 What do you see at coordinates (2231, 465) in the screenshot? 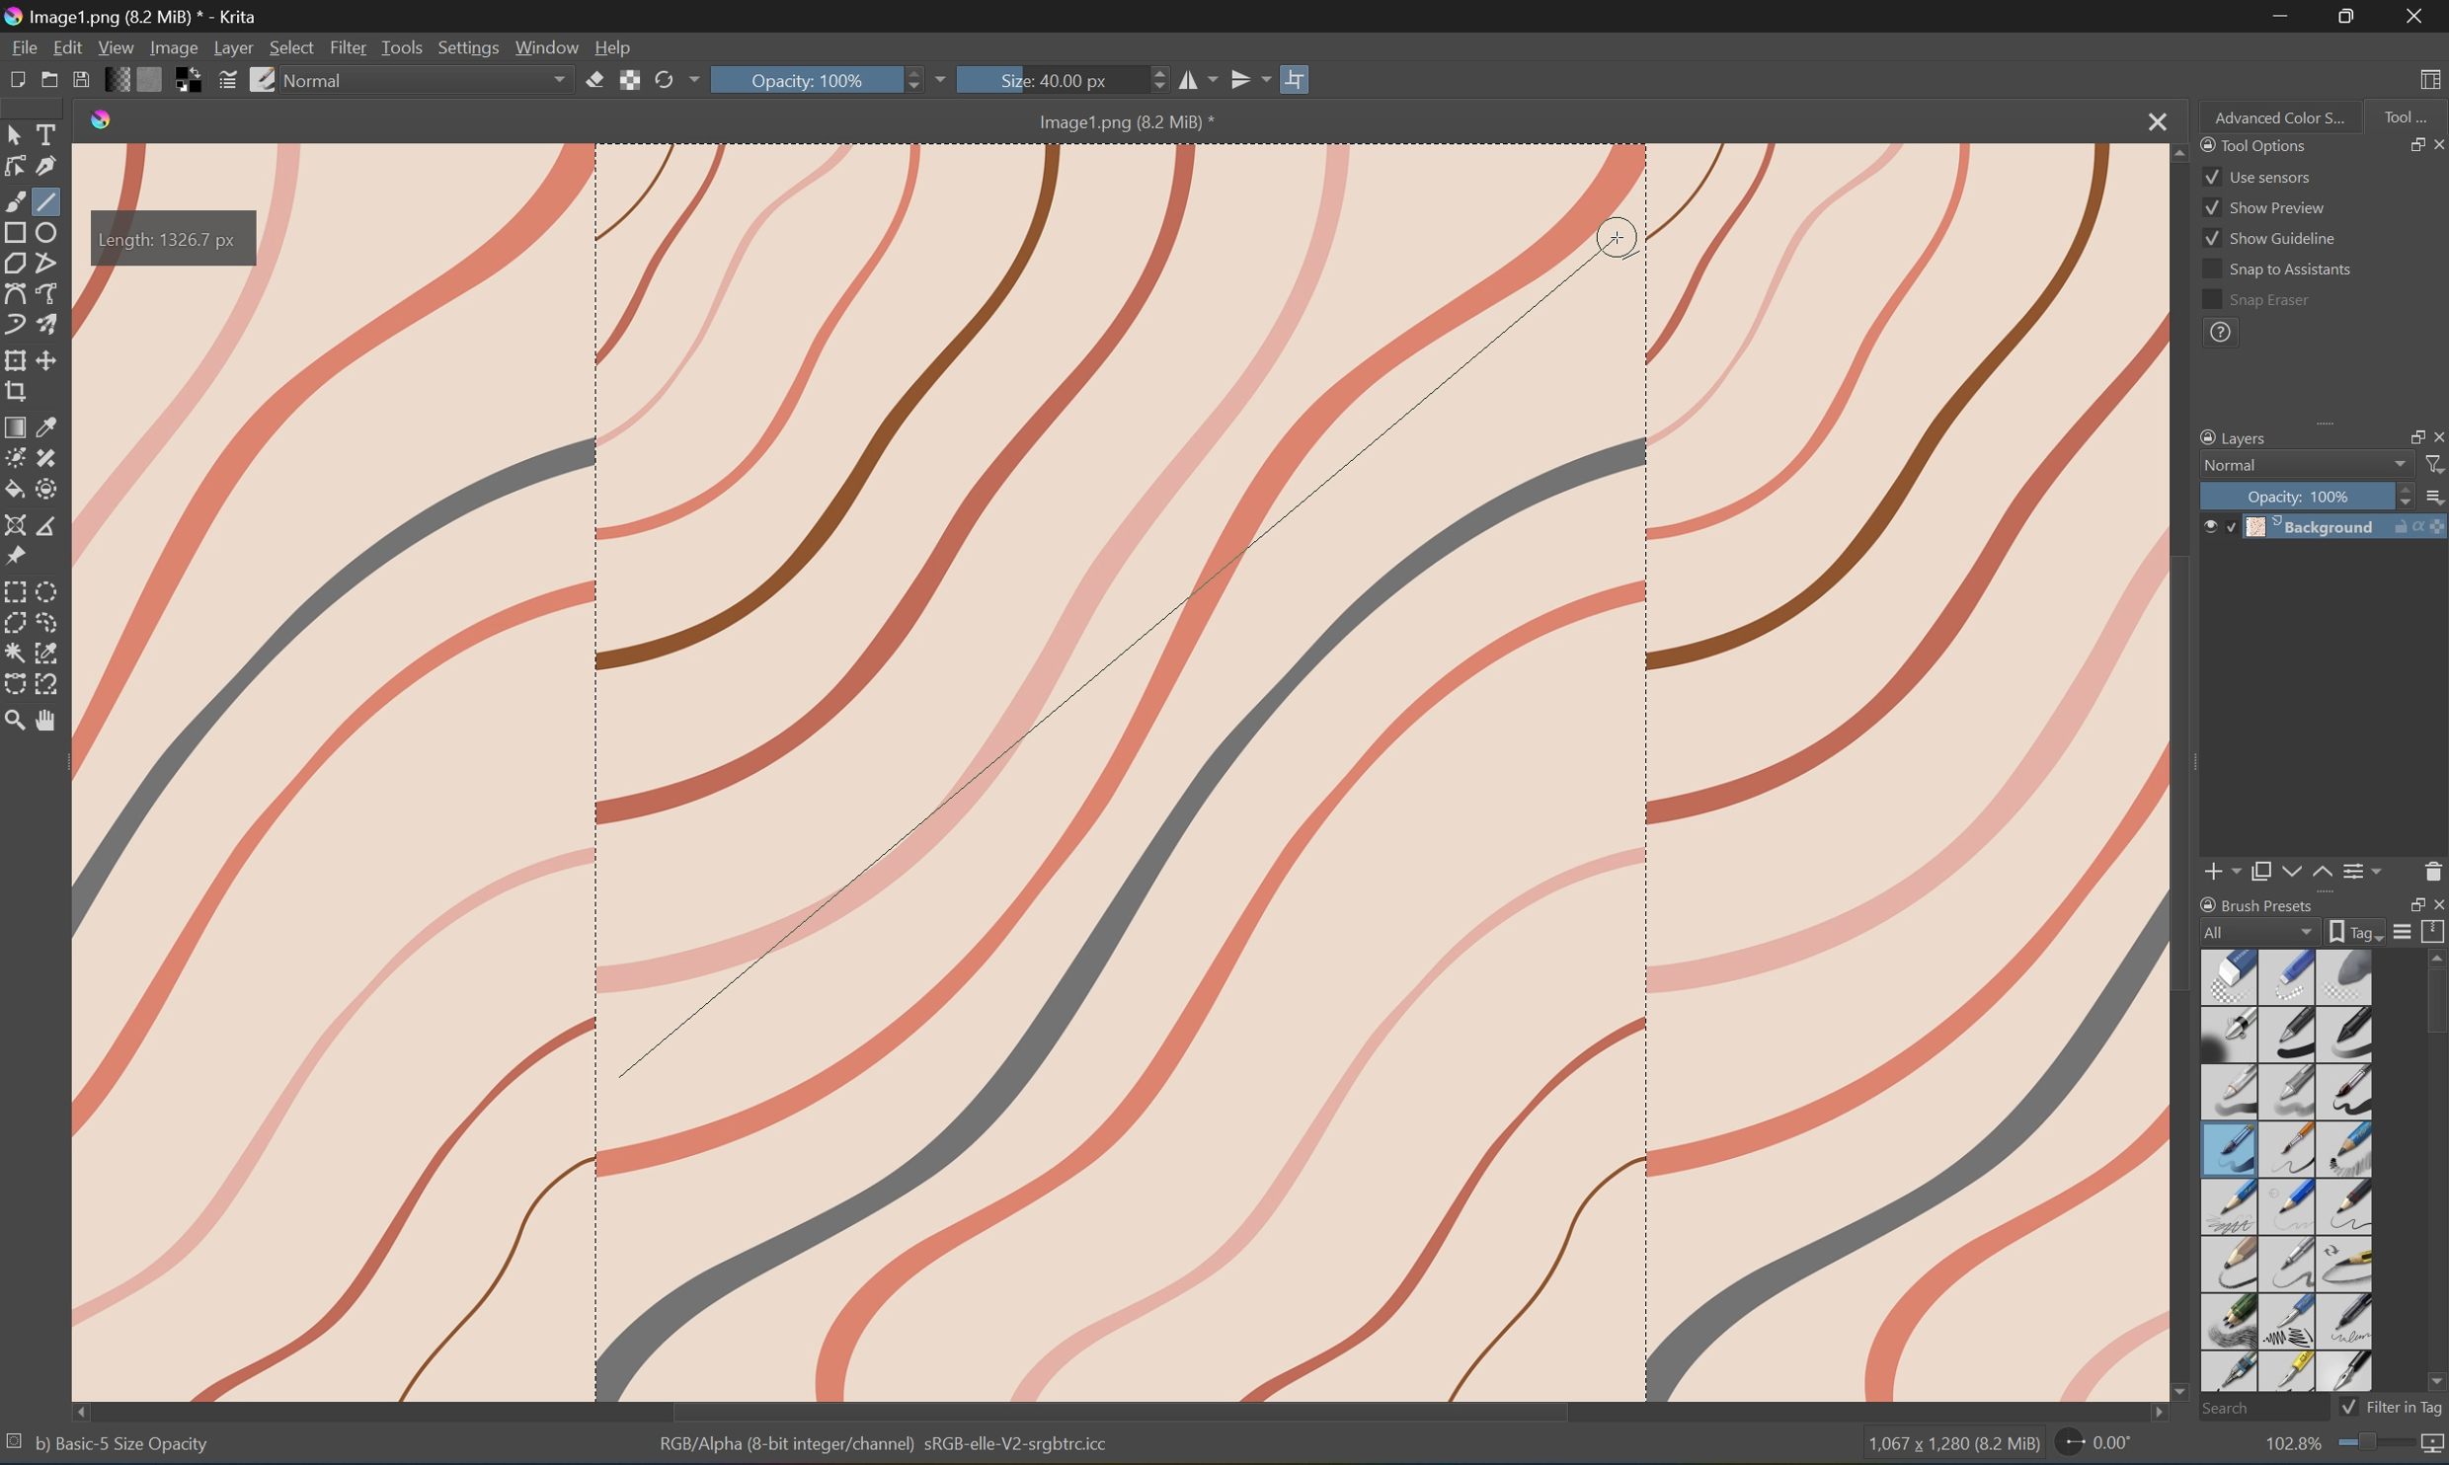
I see `Normal` at bounding box center [2231, 465].